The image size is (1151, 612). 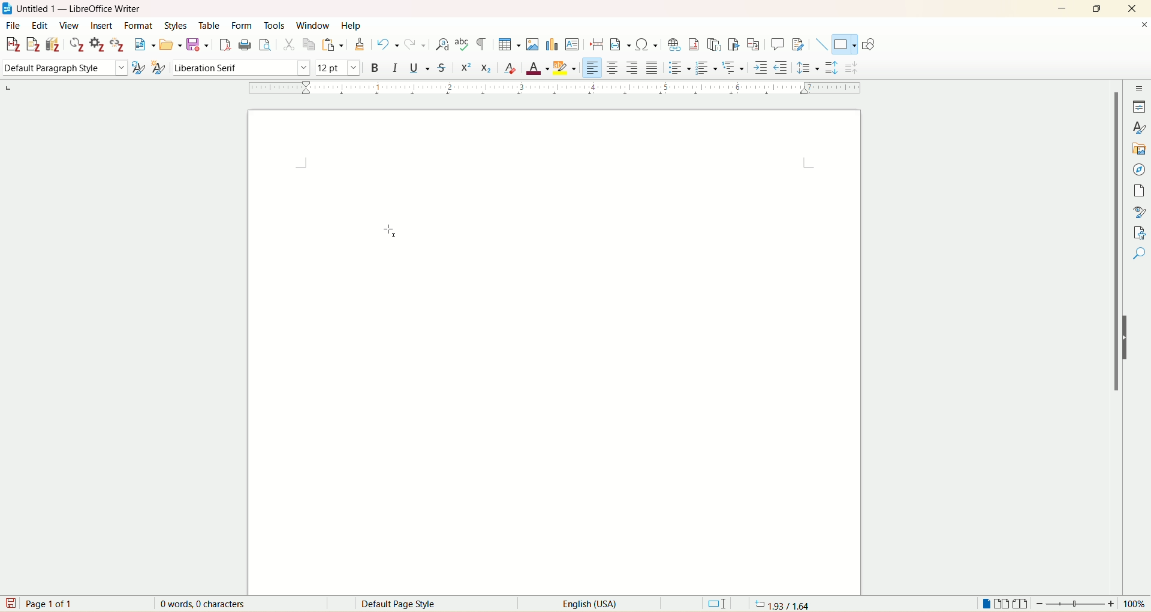 I want to click on cut, so click(x=288, y=46).